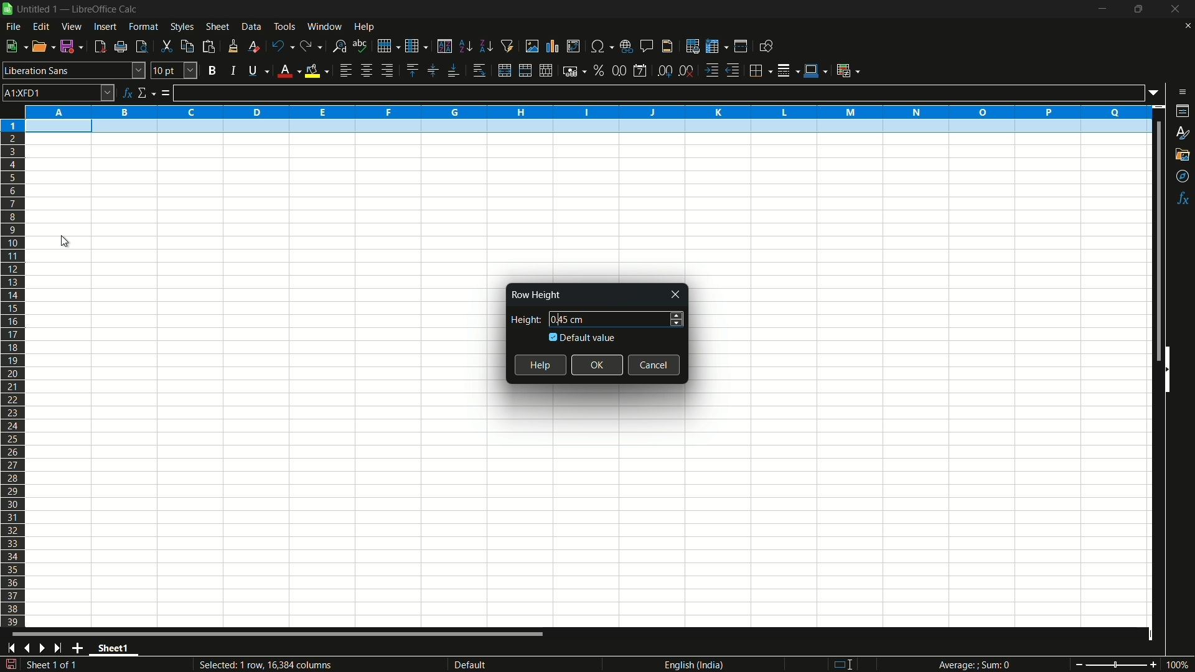 The image size is (1195, 672). What do you see at coordinates (386, 71) in the screenshot?
I see `align right` at bounding box center [386, 71].